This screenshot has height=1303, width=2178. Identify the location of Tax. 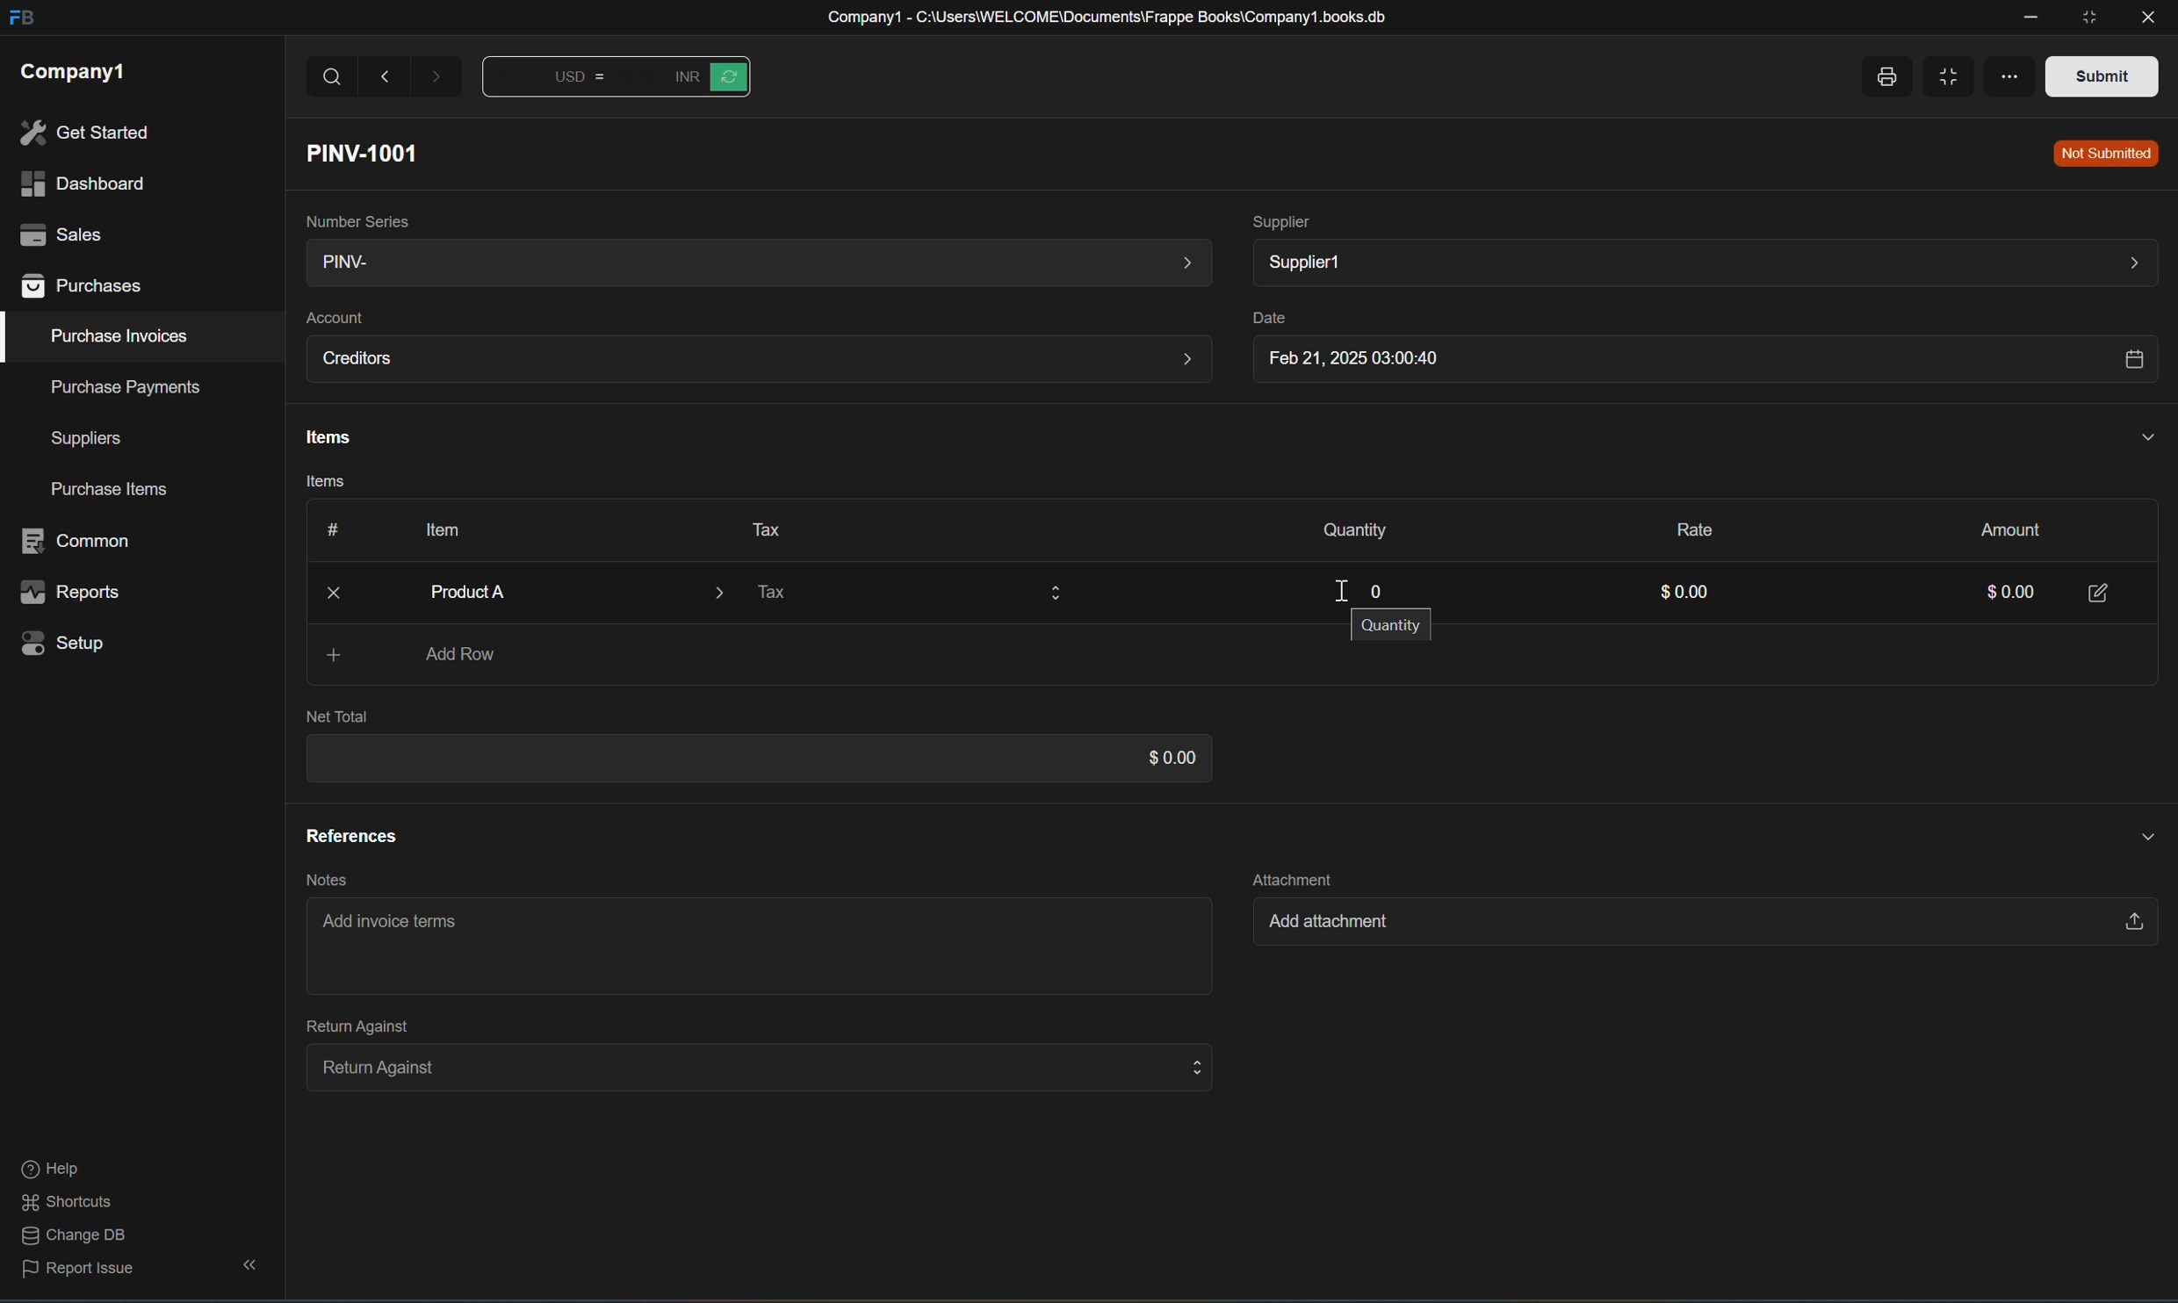
(759, 528).